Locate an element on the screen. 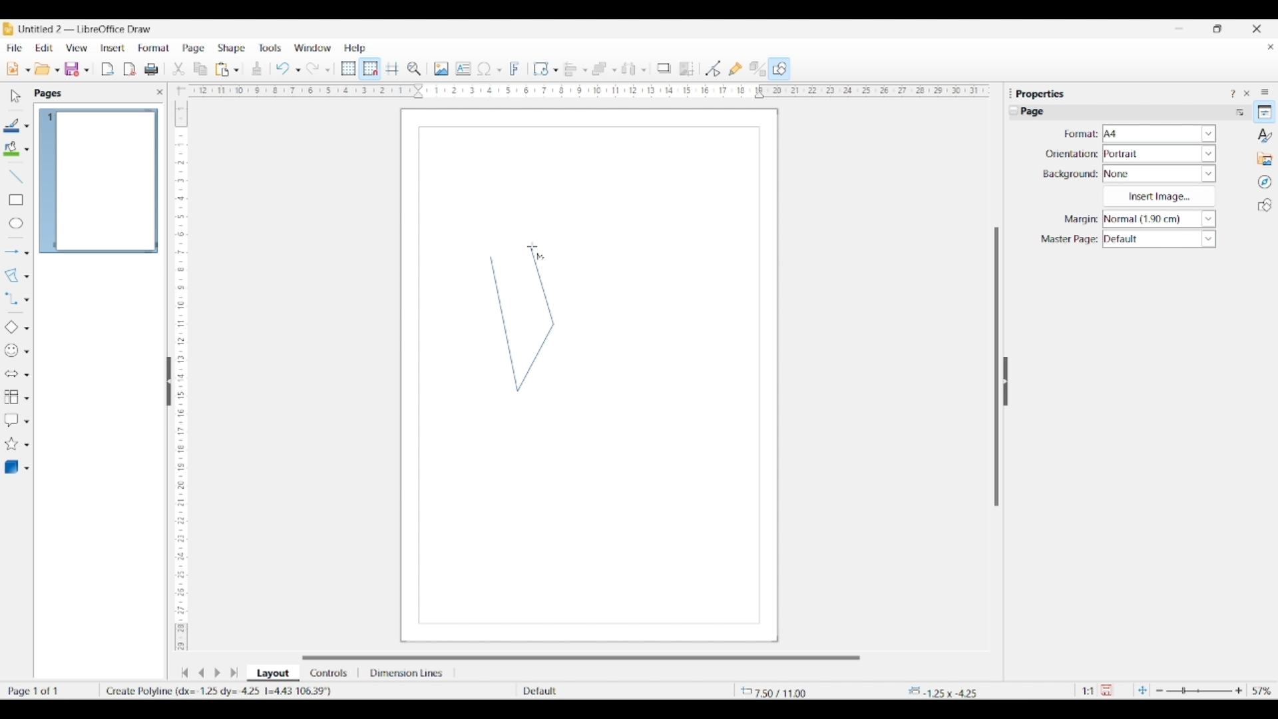  Click to save modifications is located at coordinates (1106, 690).